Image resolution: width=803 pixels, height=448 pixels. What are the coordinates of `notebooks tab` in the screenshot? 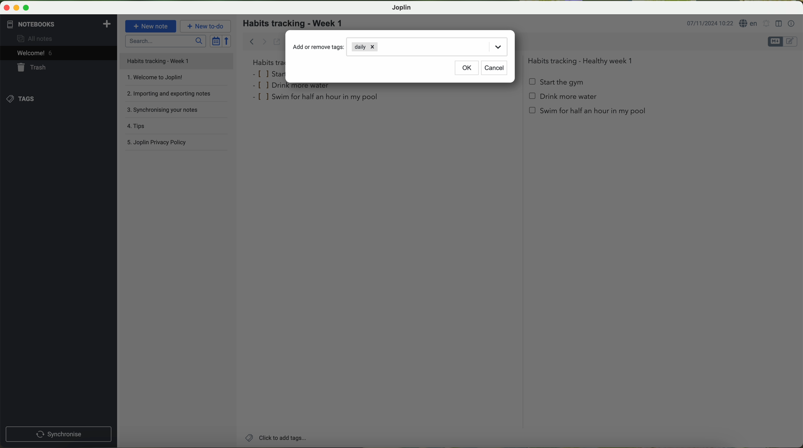 It's located at (60, 24).